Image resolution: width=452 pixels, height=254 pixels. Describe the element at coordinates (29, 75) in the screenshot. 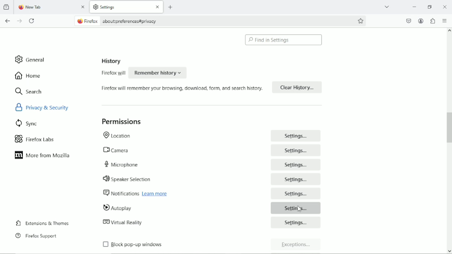

I see `home` at that location.